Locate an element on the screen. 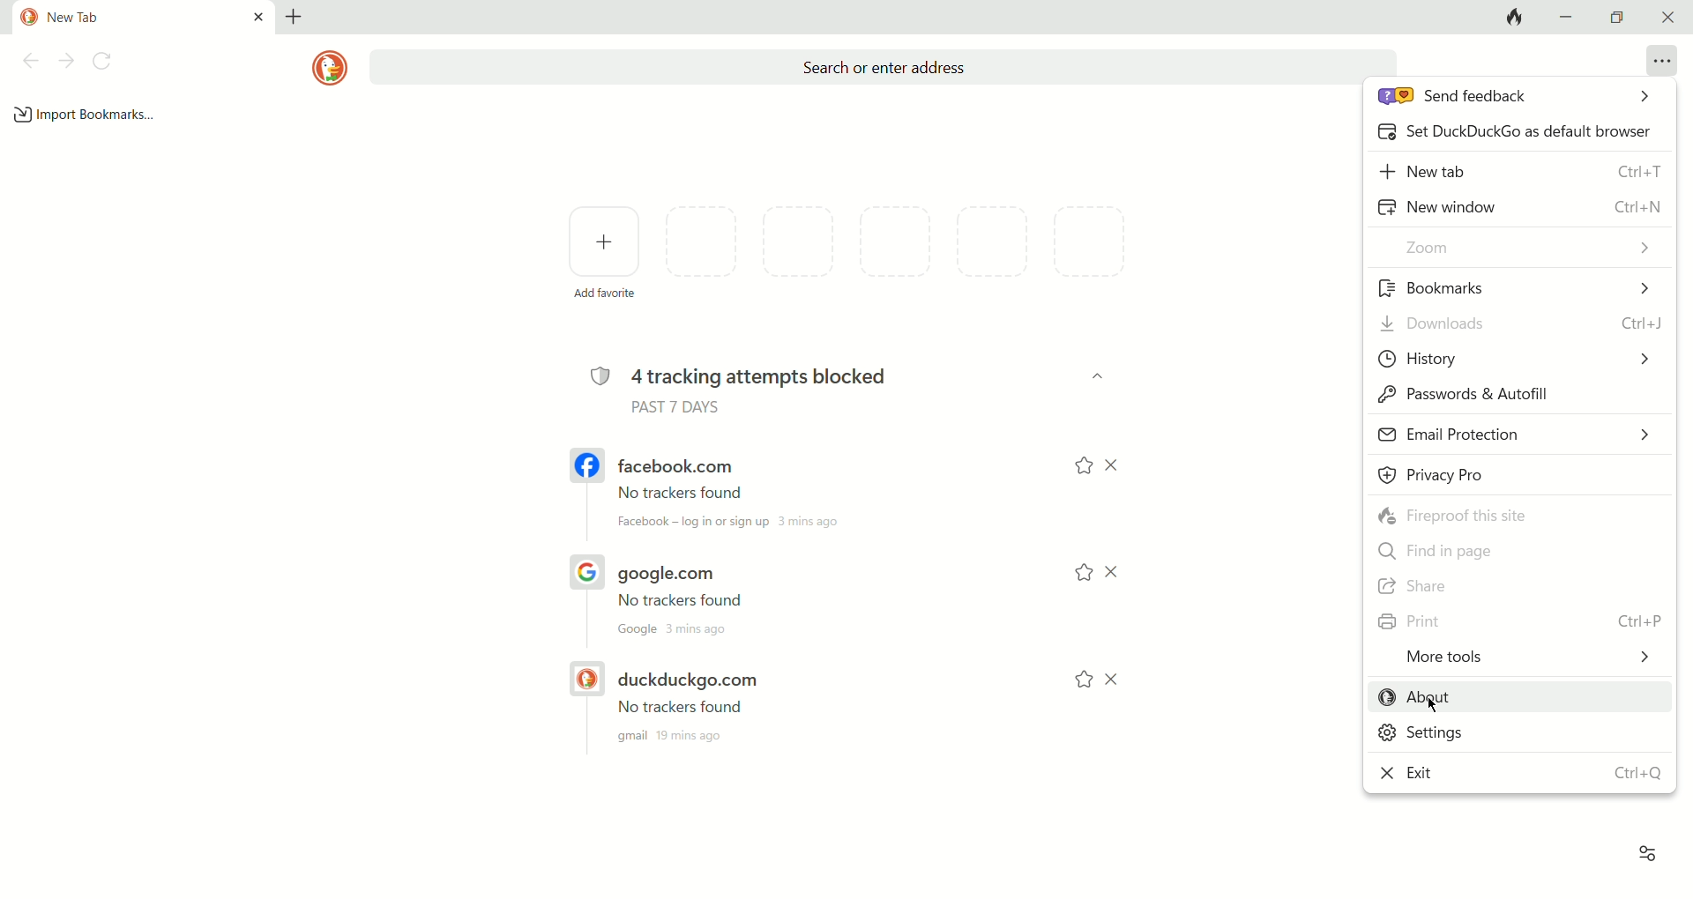 This screenshot has height=899, width=1693. downloads is located at coordinates (1519, 326).